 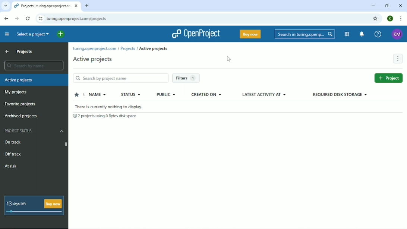 What do you see at coordinates (123, 48) in the screenshot?
I see `turing.openproject.com/projects/active projects` at bounding box center [123, 48].